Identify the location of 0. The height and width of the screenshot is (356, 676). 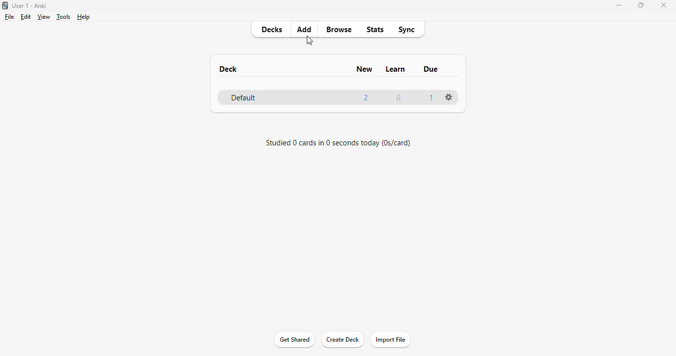
(398, 98).